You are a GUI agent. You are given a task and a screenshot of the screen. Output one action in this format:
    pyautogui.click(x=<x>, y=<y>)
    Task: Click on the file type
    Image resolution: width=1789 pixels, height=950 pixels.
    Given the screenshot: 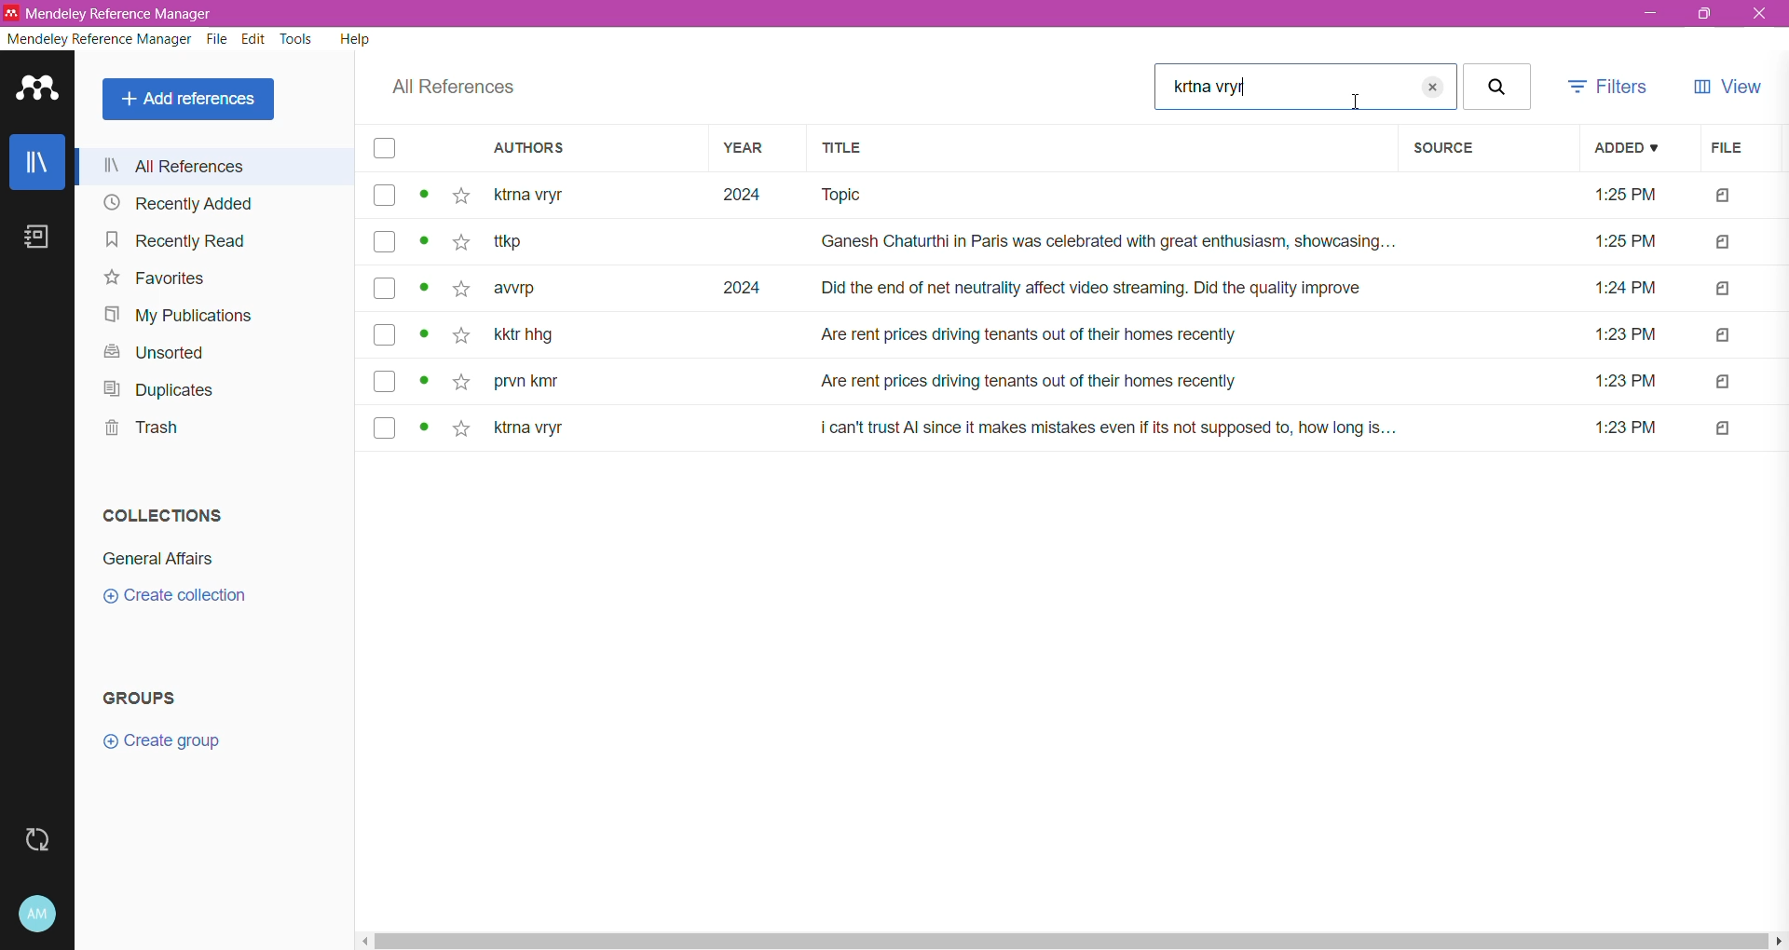 What is the action you would take?
    pyautogui.click(x=1726, y=197)
    